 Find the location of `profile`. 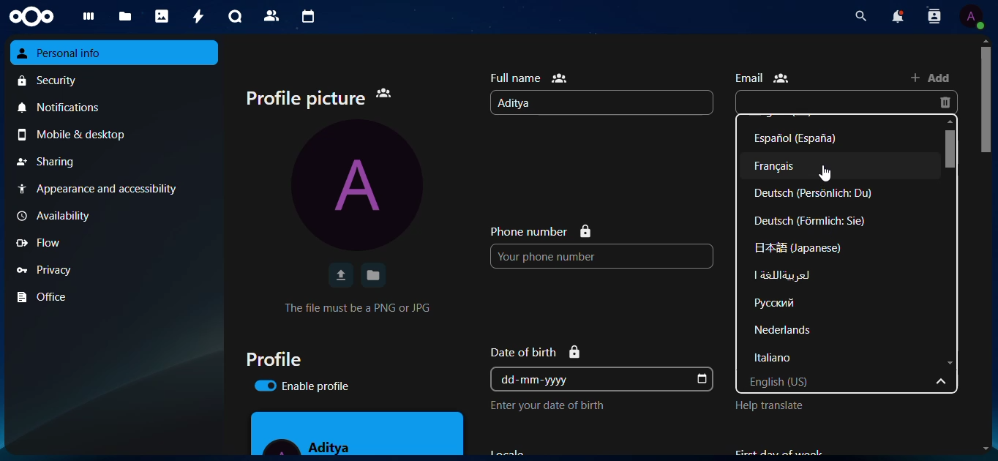

profile is located at coordinates (363, 187).